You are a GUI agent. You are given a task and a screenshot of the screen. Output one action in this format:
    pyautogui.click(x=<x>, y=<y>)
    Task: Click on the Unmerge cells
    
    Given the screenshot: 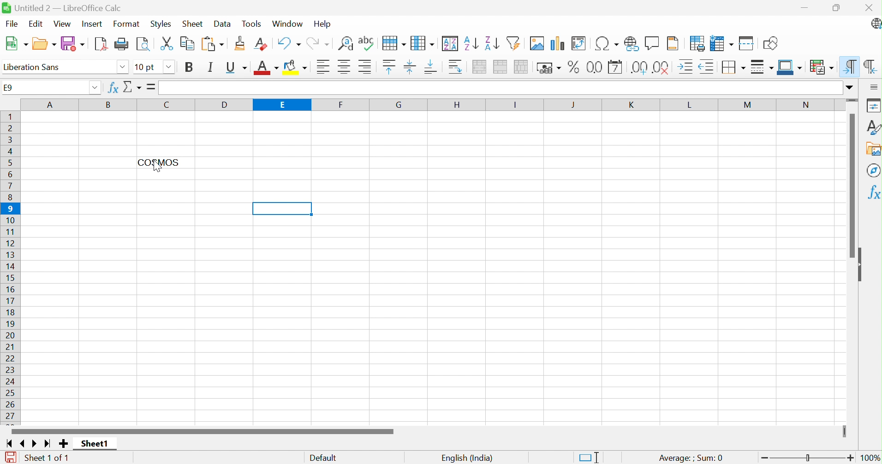 What is the action you would take?
    pyautogui.click(x=520, y=67)
    